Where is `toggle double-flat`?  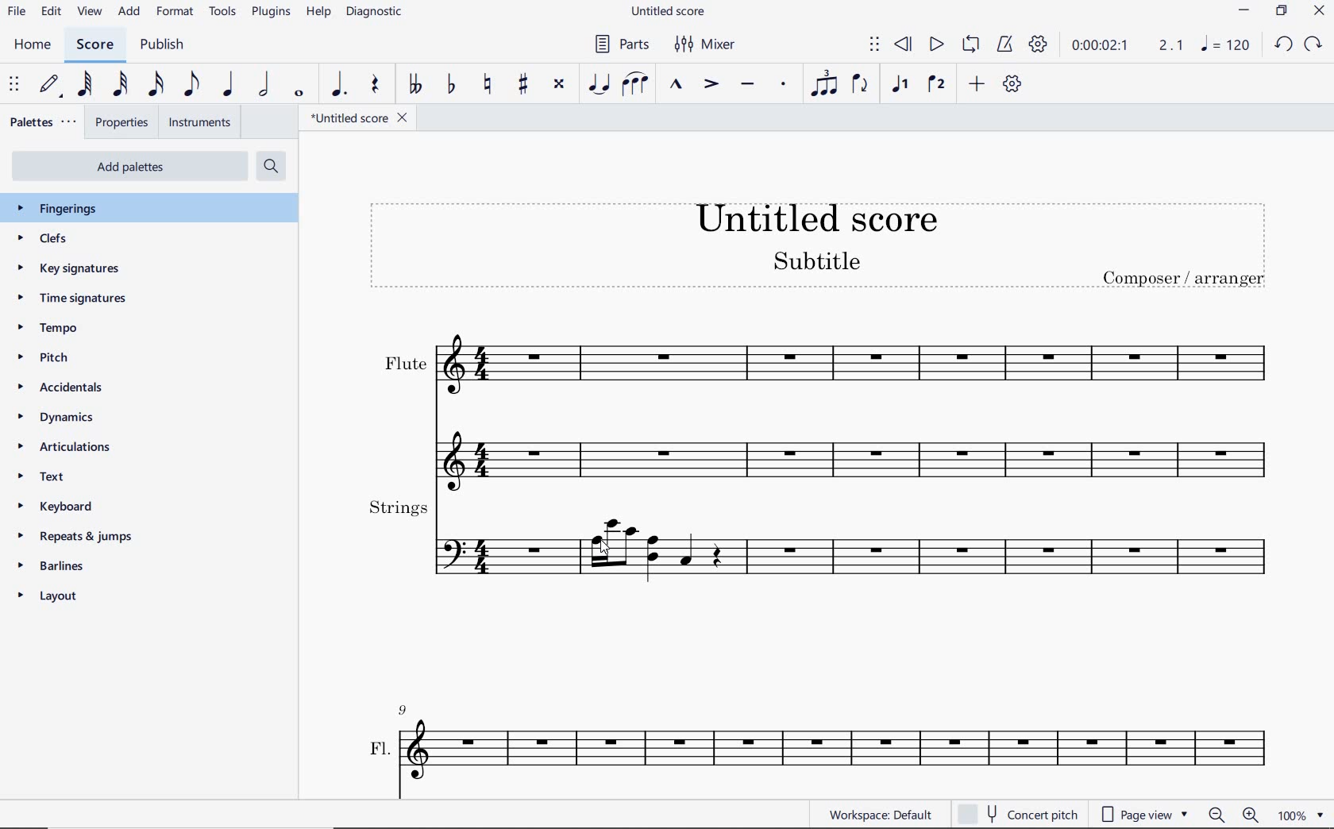 toggle double-flat is located at coordinates (414, 83).